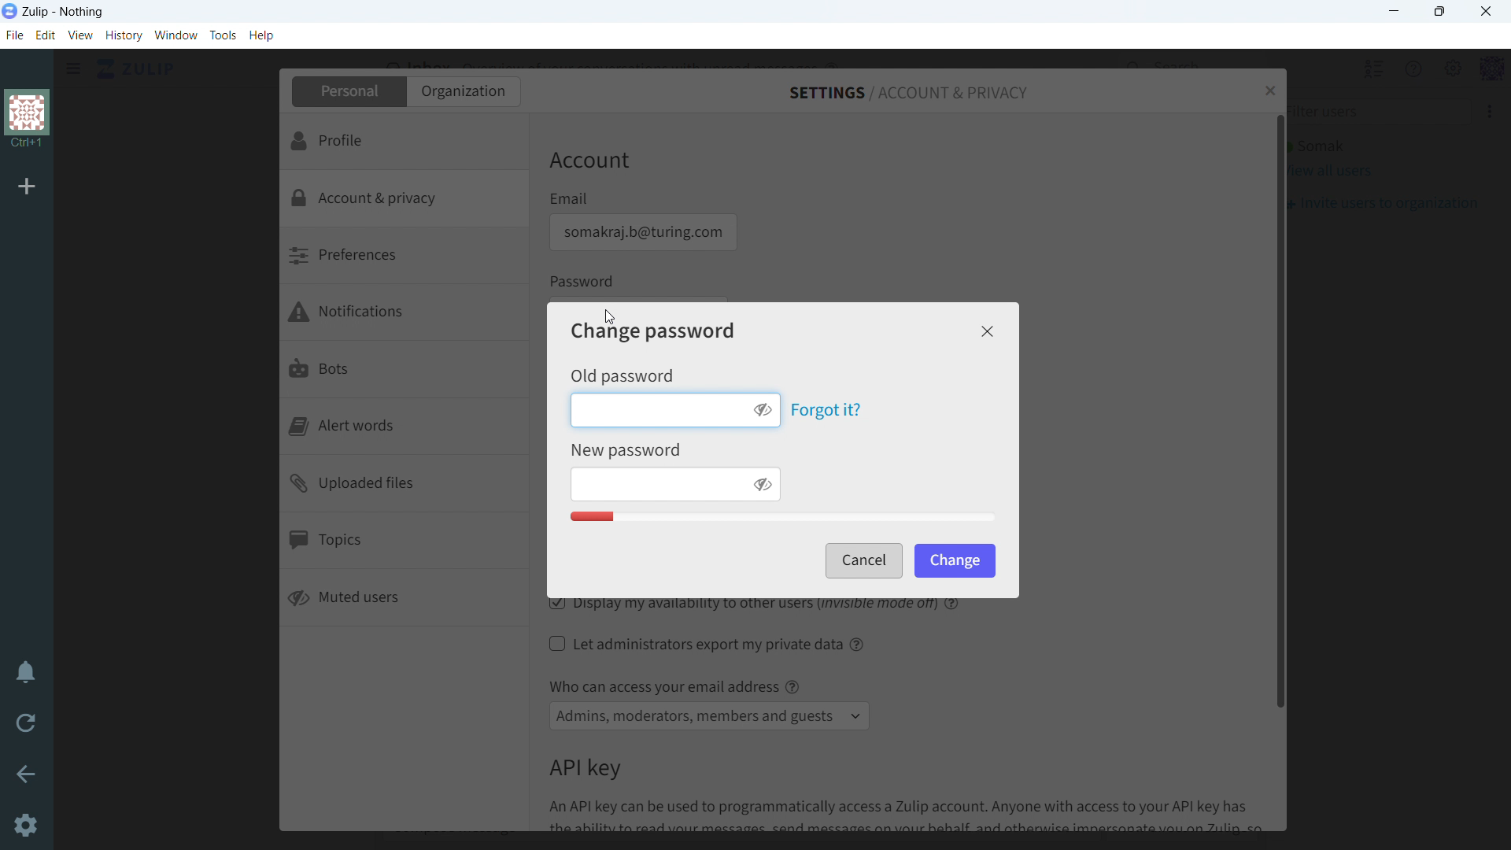  Describe the element at coordinates (405, 599) in the screenshot. I see `muted users` at that location.